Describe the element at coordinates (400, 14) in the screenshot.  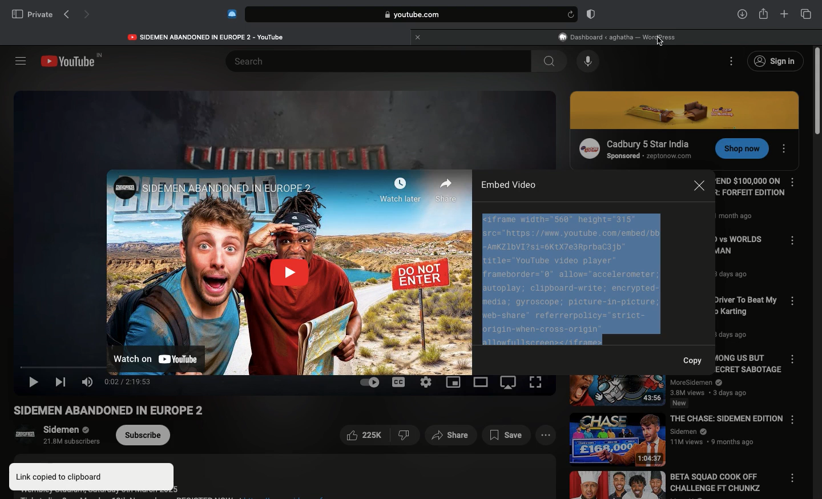
I see `Search bar` at that location.